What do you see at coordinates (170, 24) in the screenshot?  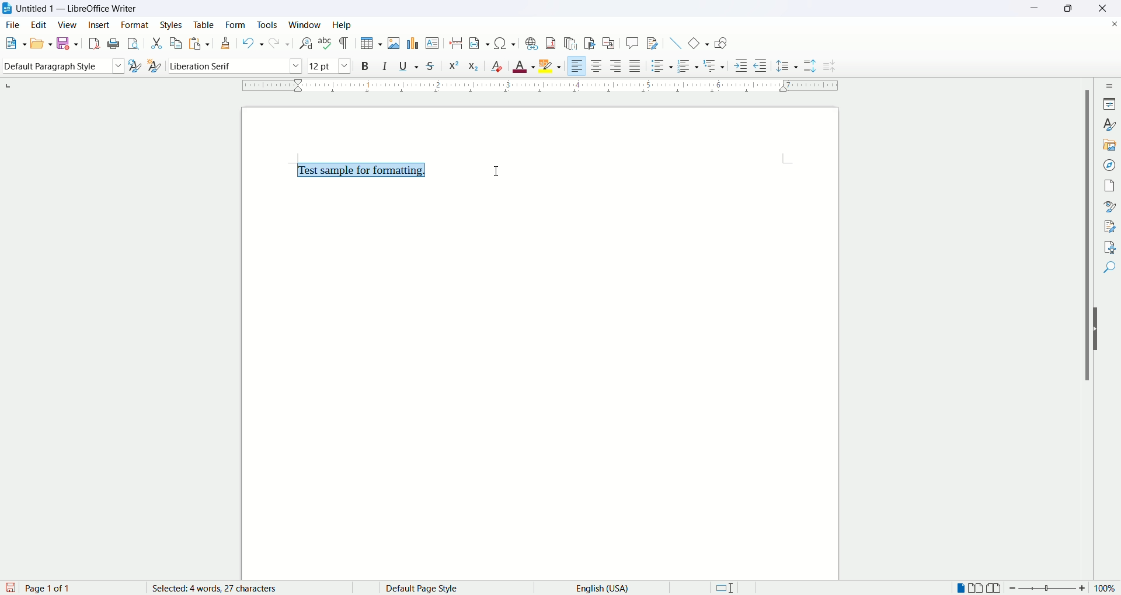 I see `style` at bounding box center [170, 24].